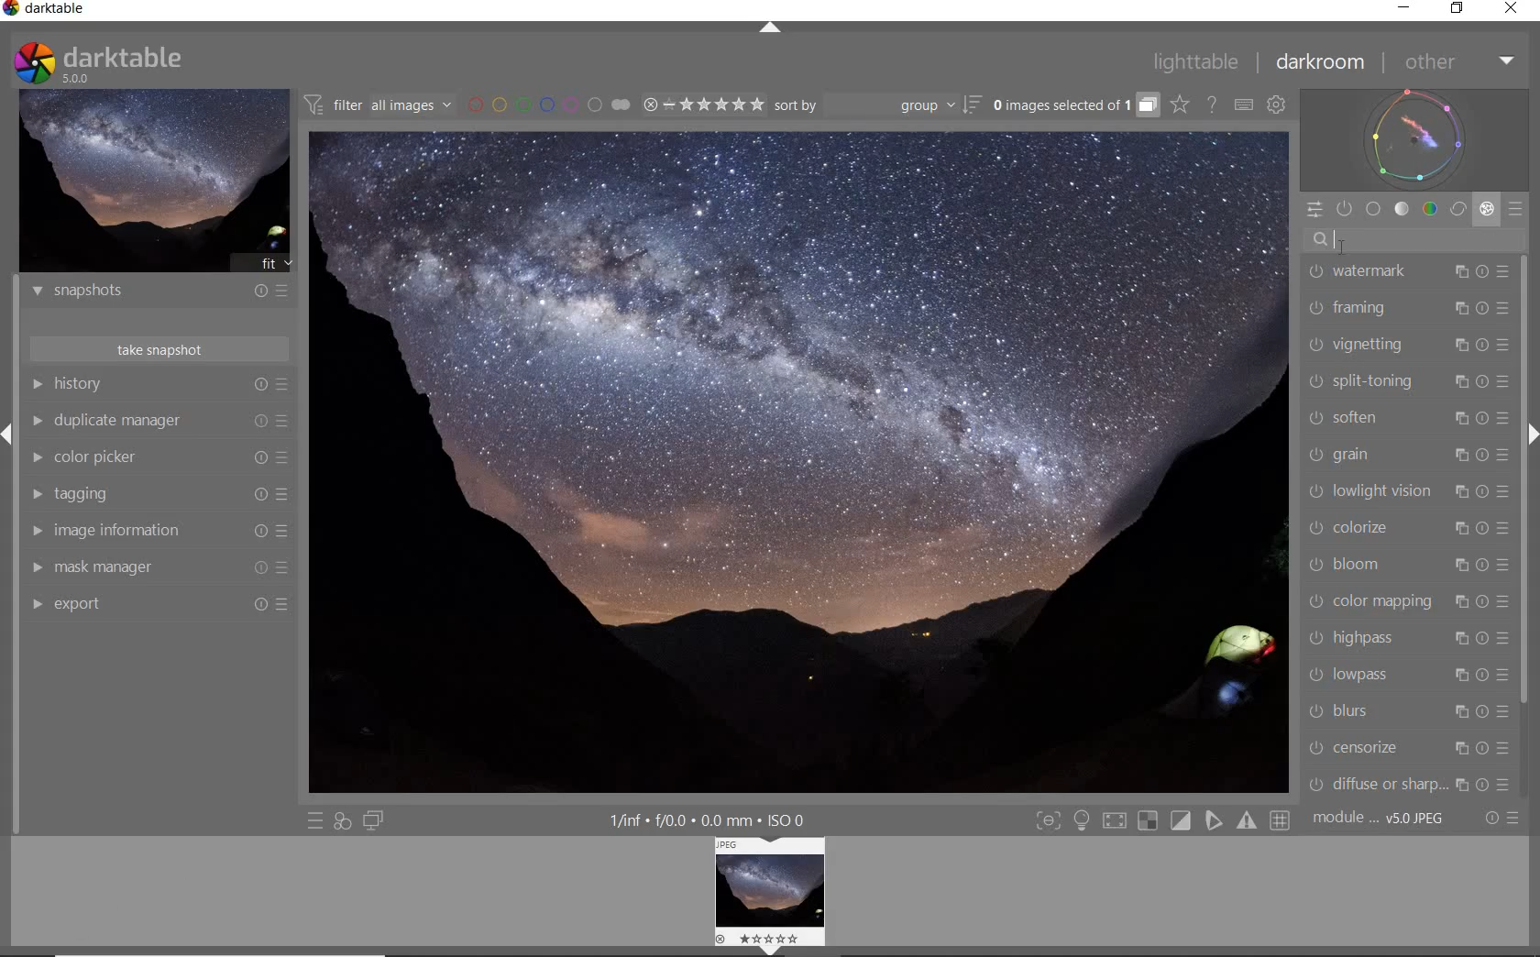 Image resolution: width=1540 pixels, height=957 pixels. I want to click on presets, so click(1506, 494).